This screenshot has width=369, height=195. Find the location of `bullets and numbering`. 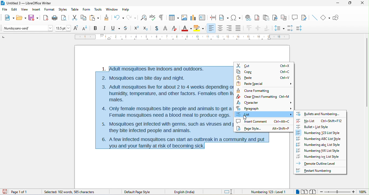

bullets and numbering is located at coordinates (319, 113).